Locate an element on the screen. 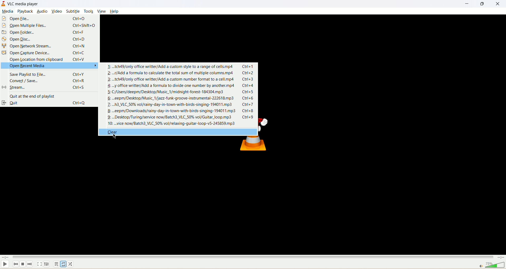 Image resolution: width=506 pixels, height=269 pixels. time left is located at coordinates (501, 257).